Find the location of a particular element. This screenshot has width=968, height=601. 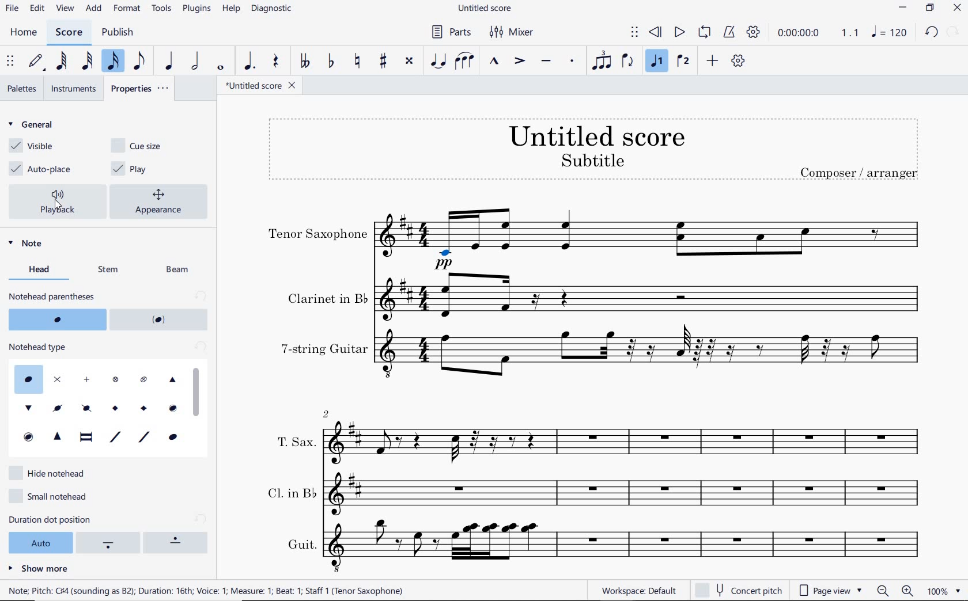

METRONOME is located at coordinates (731, 33).